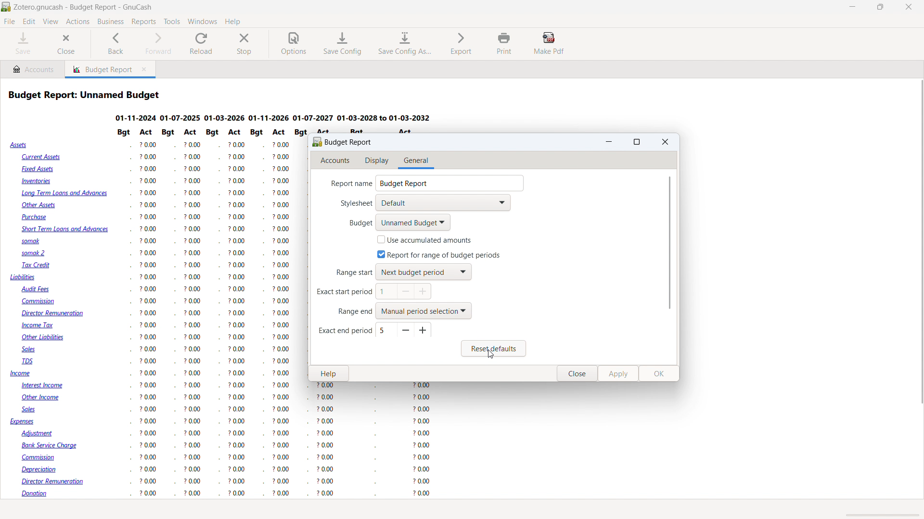 The width and height of the screenshot is (924, 519). I want to click on hort Term Loans and Advances, so click(64, 230).